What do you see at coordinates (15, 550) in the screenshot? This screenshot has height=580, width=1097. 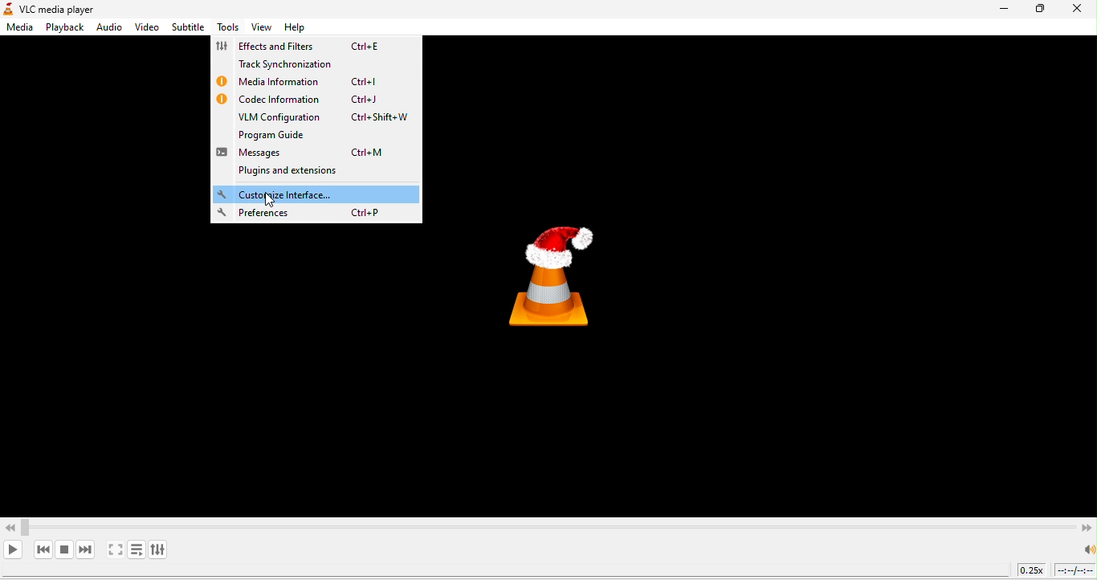 I see `play` at bounding box center [15, 550].